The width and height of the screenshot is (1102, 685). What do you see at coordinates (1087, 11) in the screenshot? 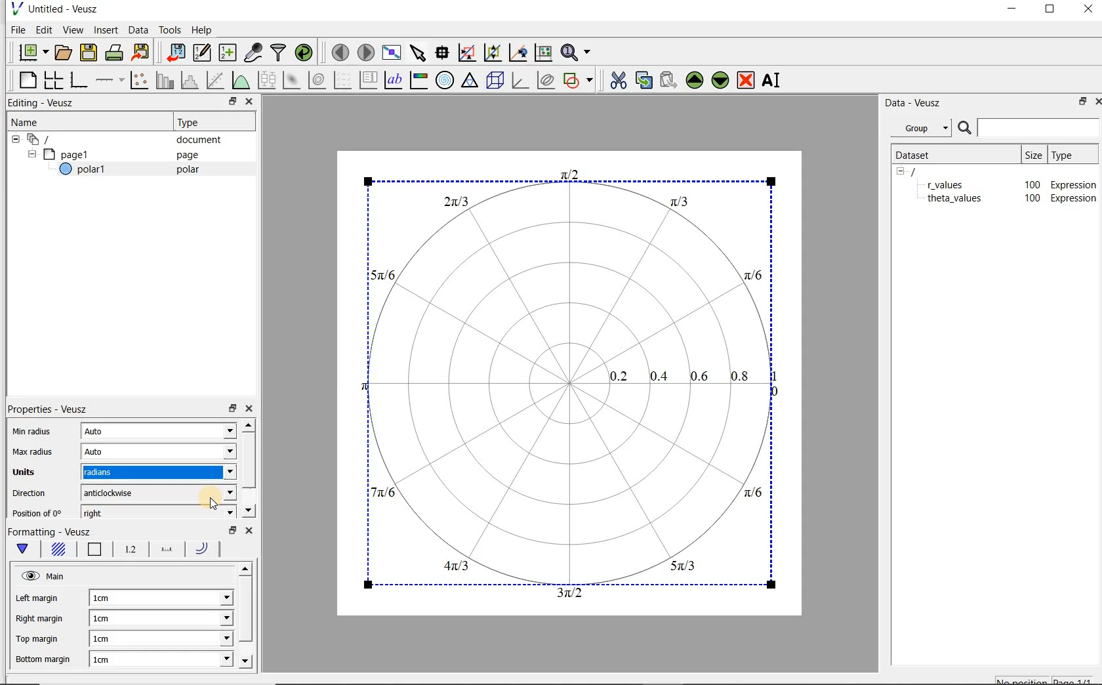
I see `Close` at bounding box center [1087, 11].